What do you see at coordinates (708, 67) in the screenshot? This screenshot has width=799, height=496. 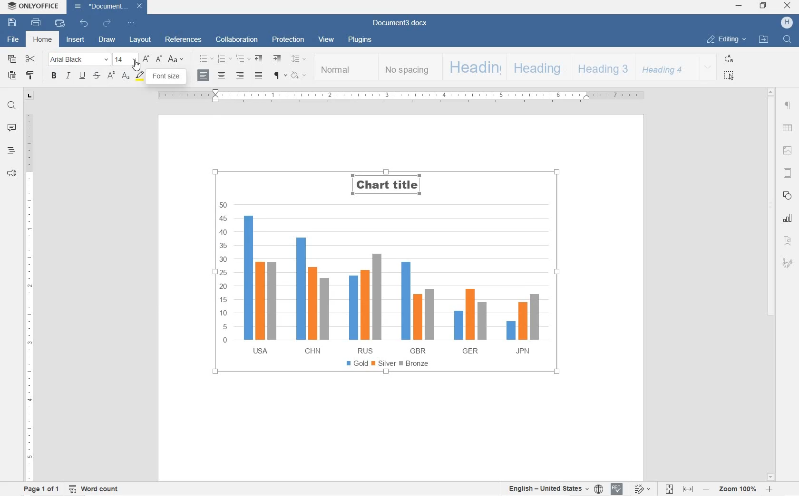 I see `EXPAND FORMATTING STYLE` at bounding box center [708, 67].